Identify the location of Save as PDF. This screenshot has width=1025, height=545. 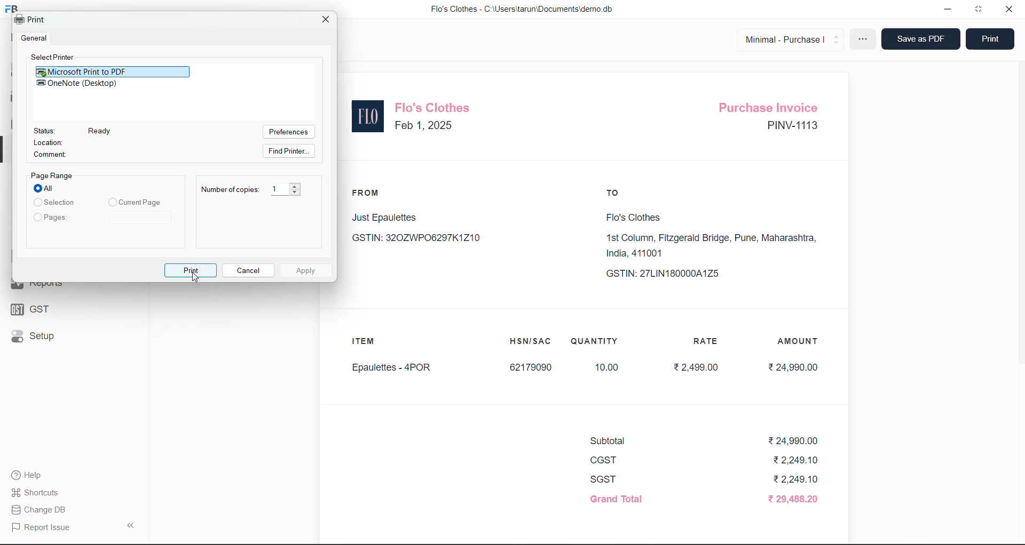
(921, 38).